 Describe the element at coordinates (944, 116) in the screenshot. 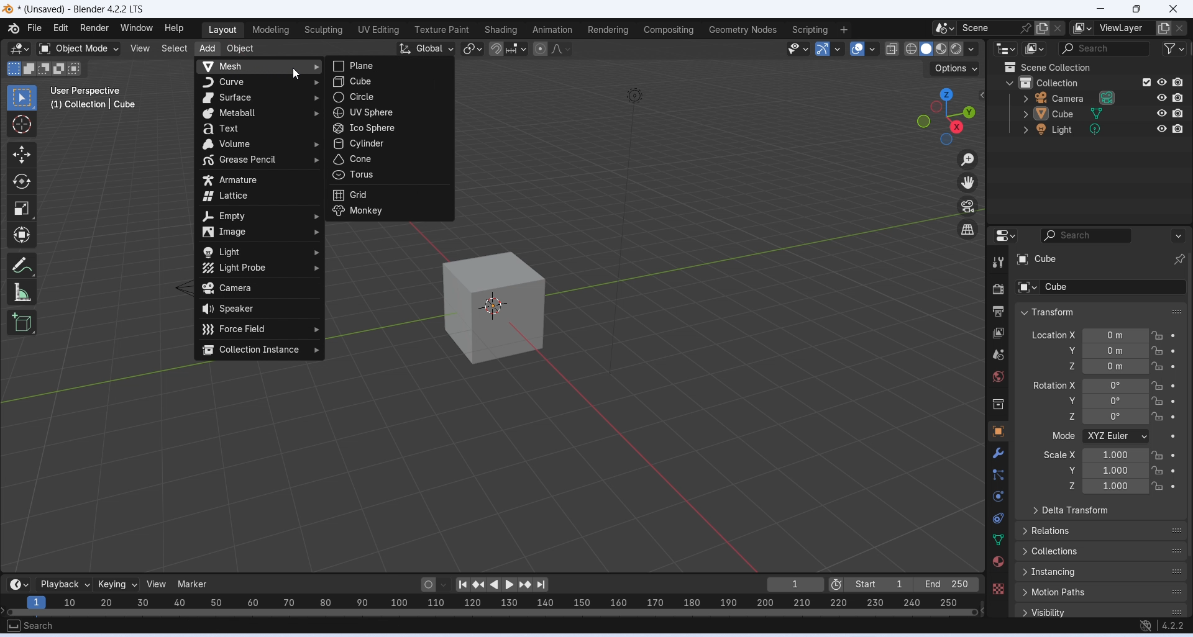

I see `Click` at that location.